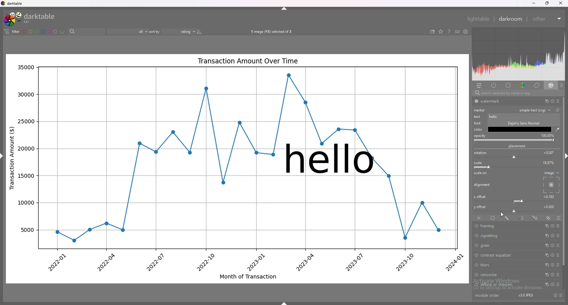 This screenshot has height=305, width=568. Describe the element at coordinates (508, 218) in the screenshot. I see `drawn mask` at that location.